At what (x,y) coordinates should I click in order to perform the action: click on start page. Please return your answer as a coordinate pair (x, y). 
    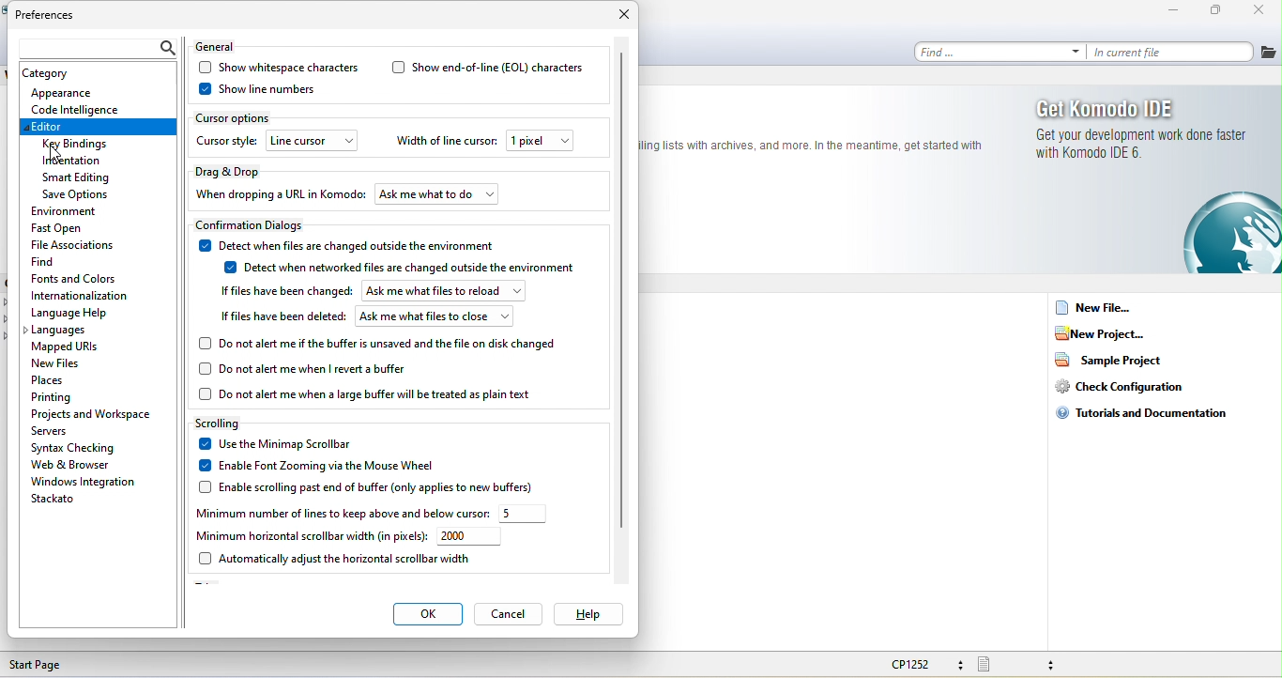
    Looking at the image, I should click on (40, 665).